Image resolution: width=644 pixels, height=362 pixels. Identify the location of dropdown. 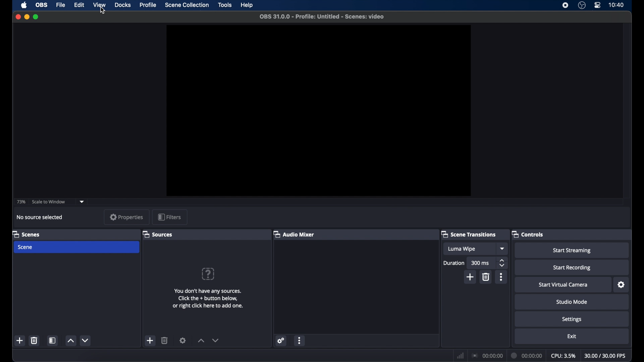
(503, 249).